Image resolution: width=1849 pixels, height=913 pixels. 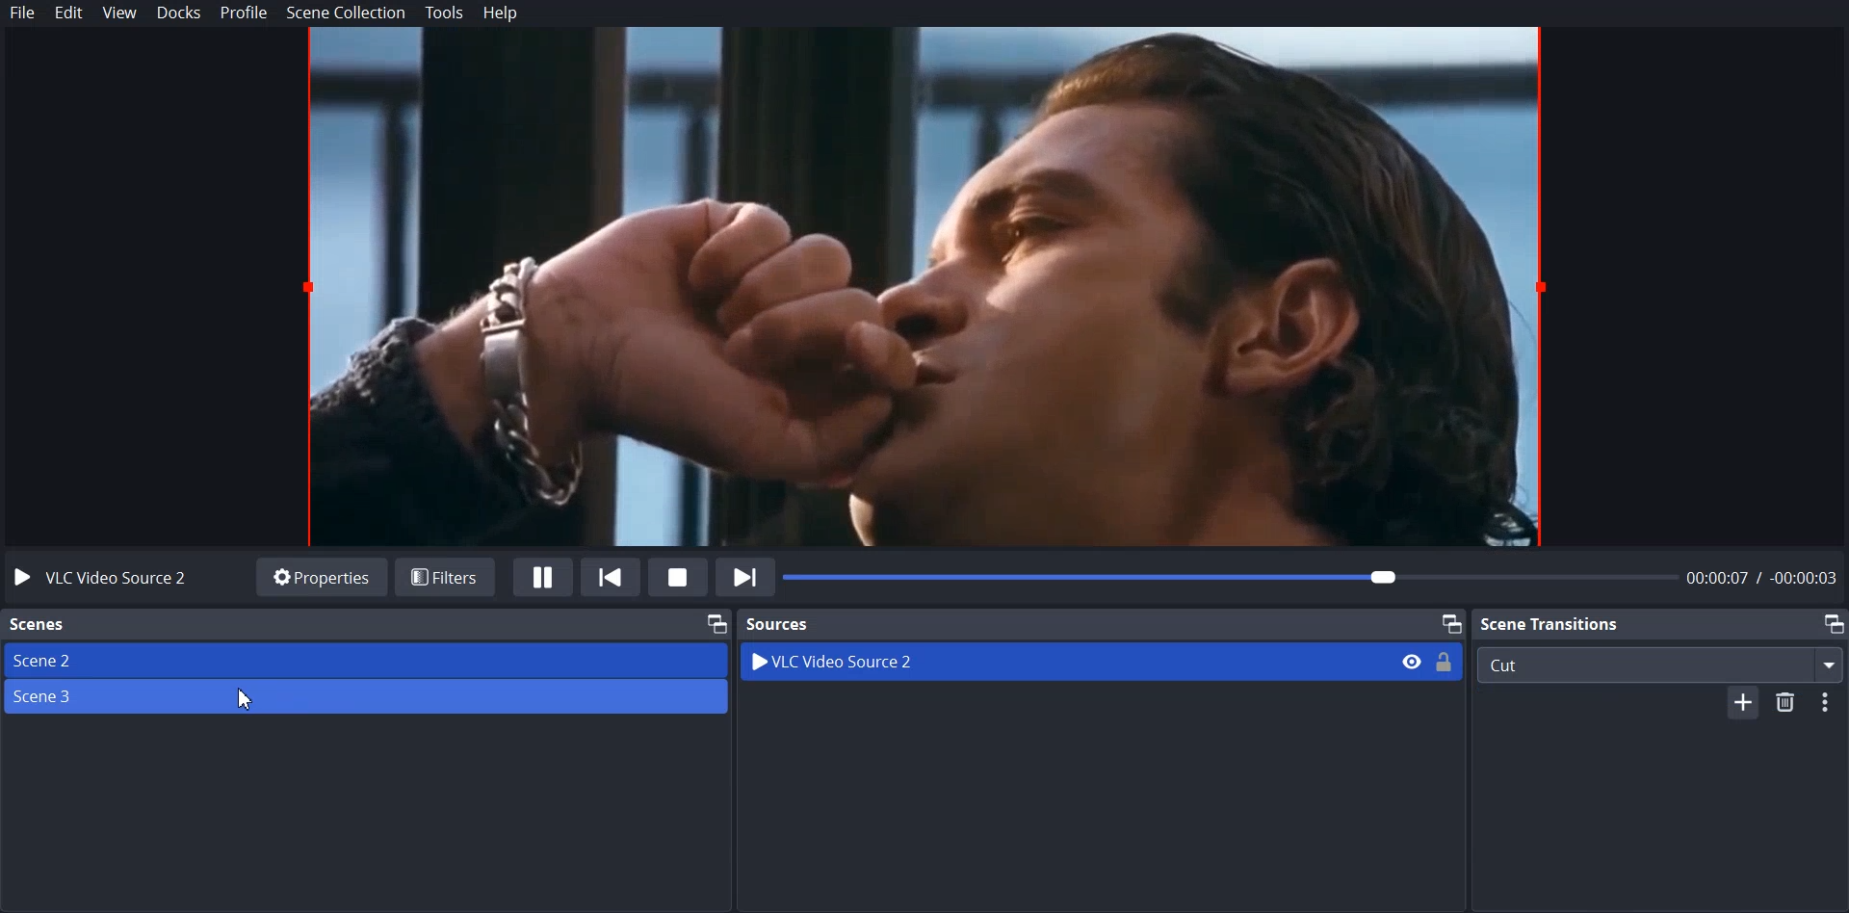 I want to click on Previously Playlist, so click(x=612, y=576).